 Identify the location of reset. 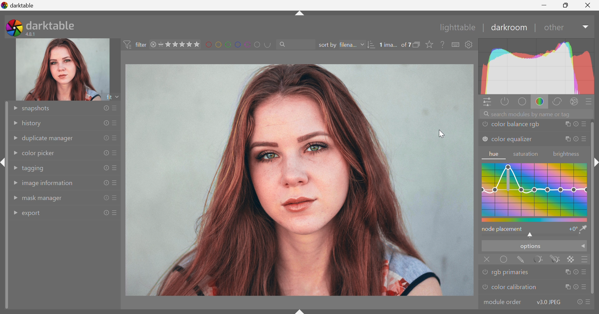
(105, 137).